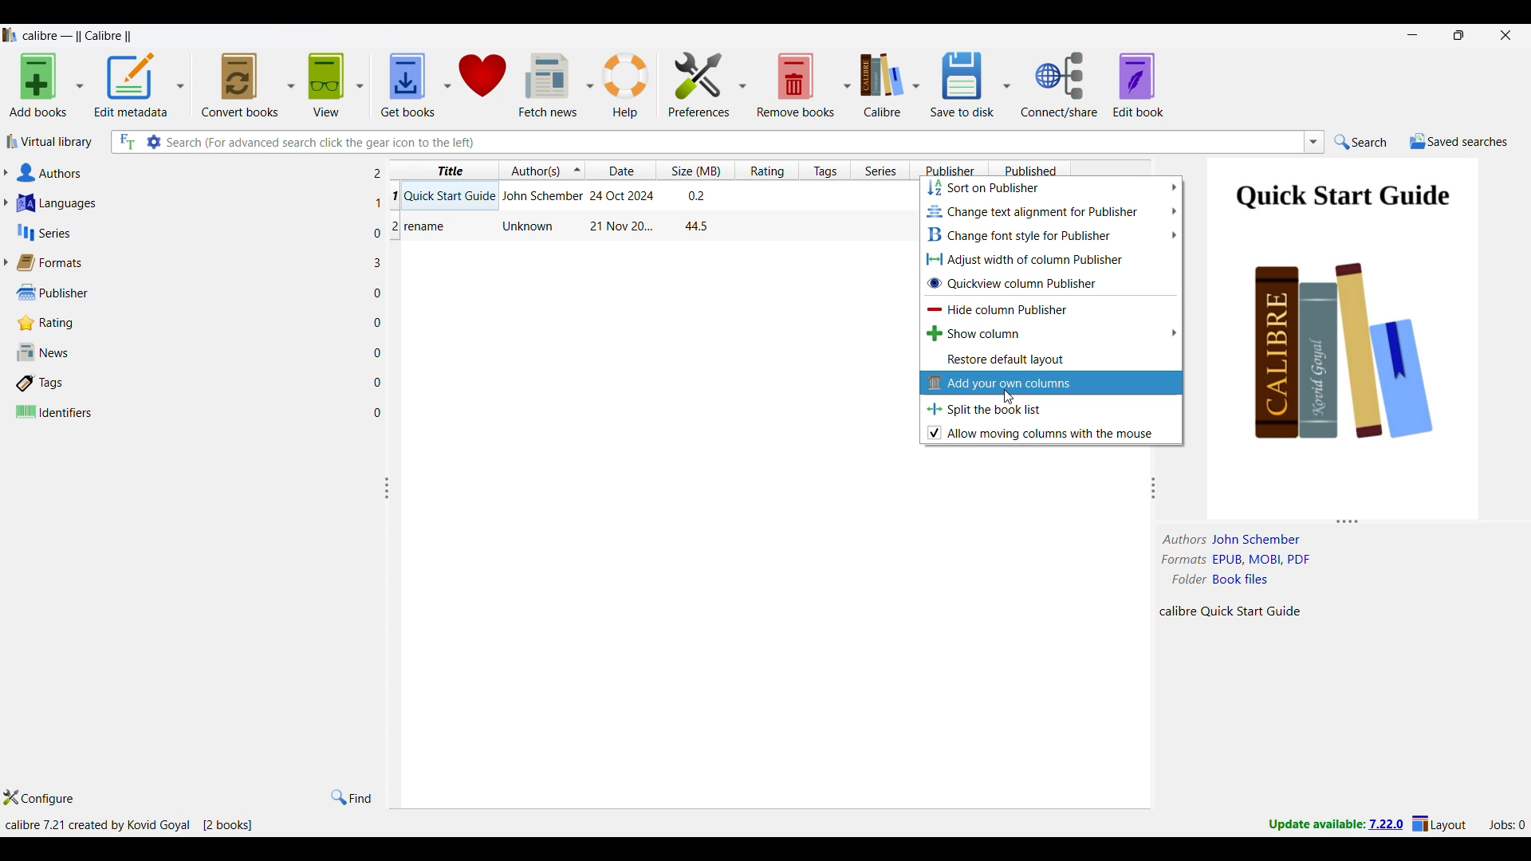 This screenshot has height=861, width=1531. I want to click on Current details of software, so click(128, 825).